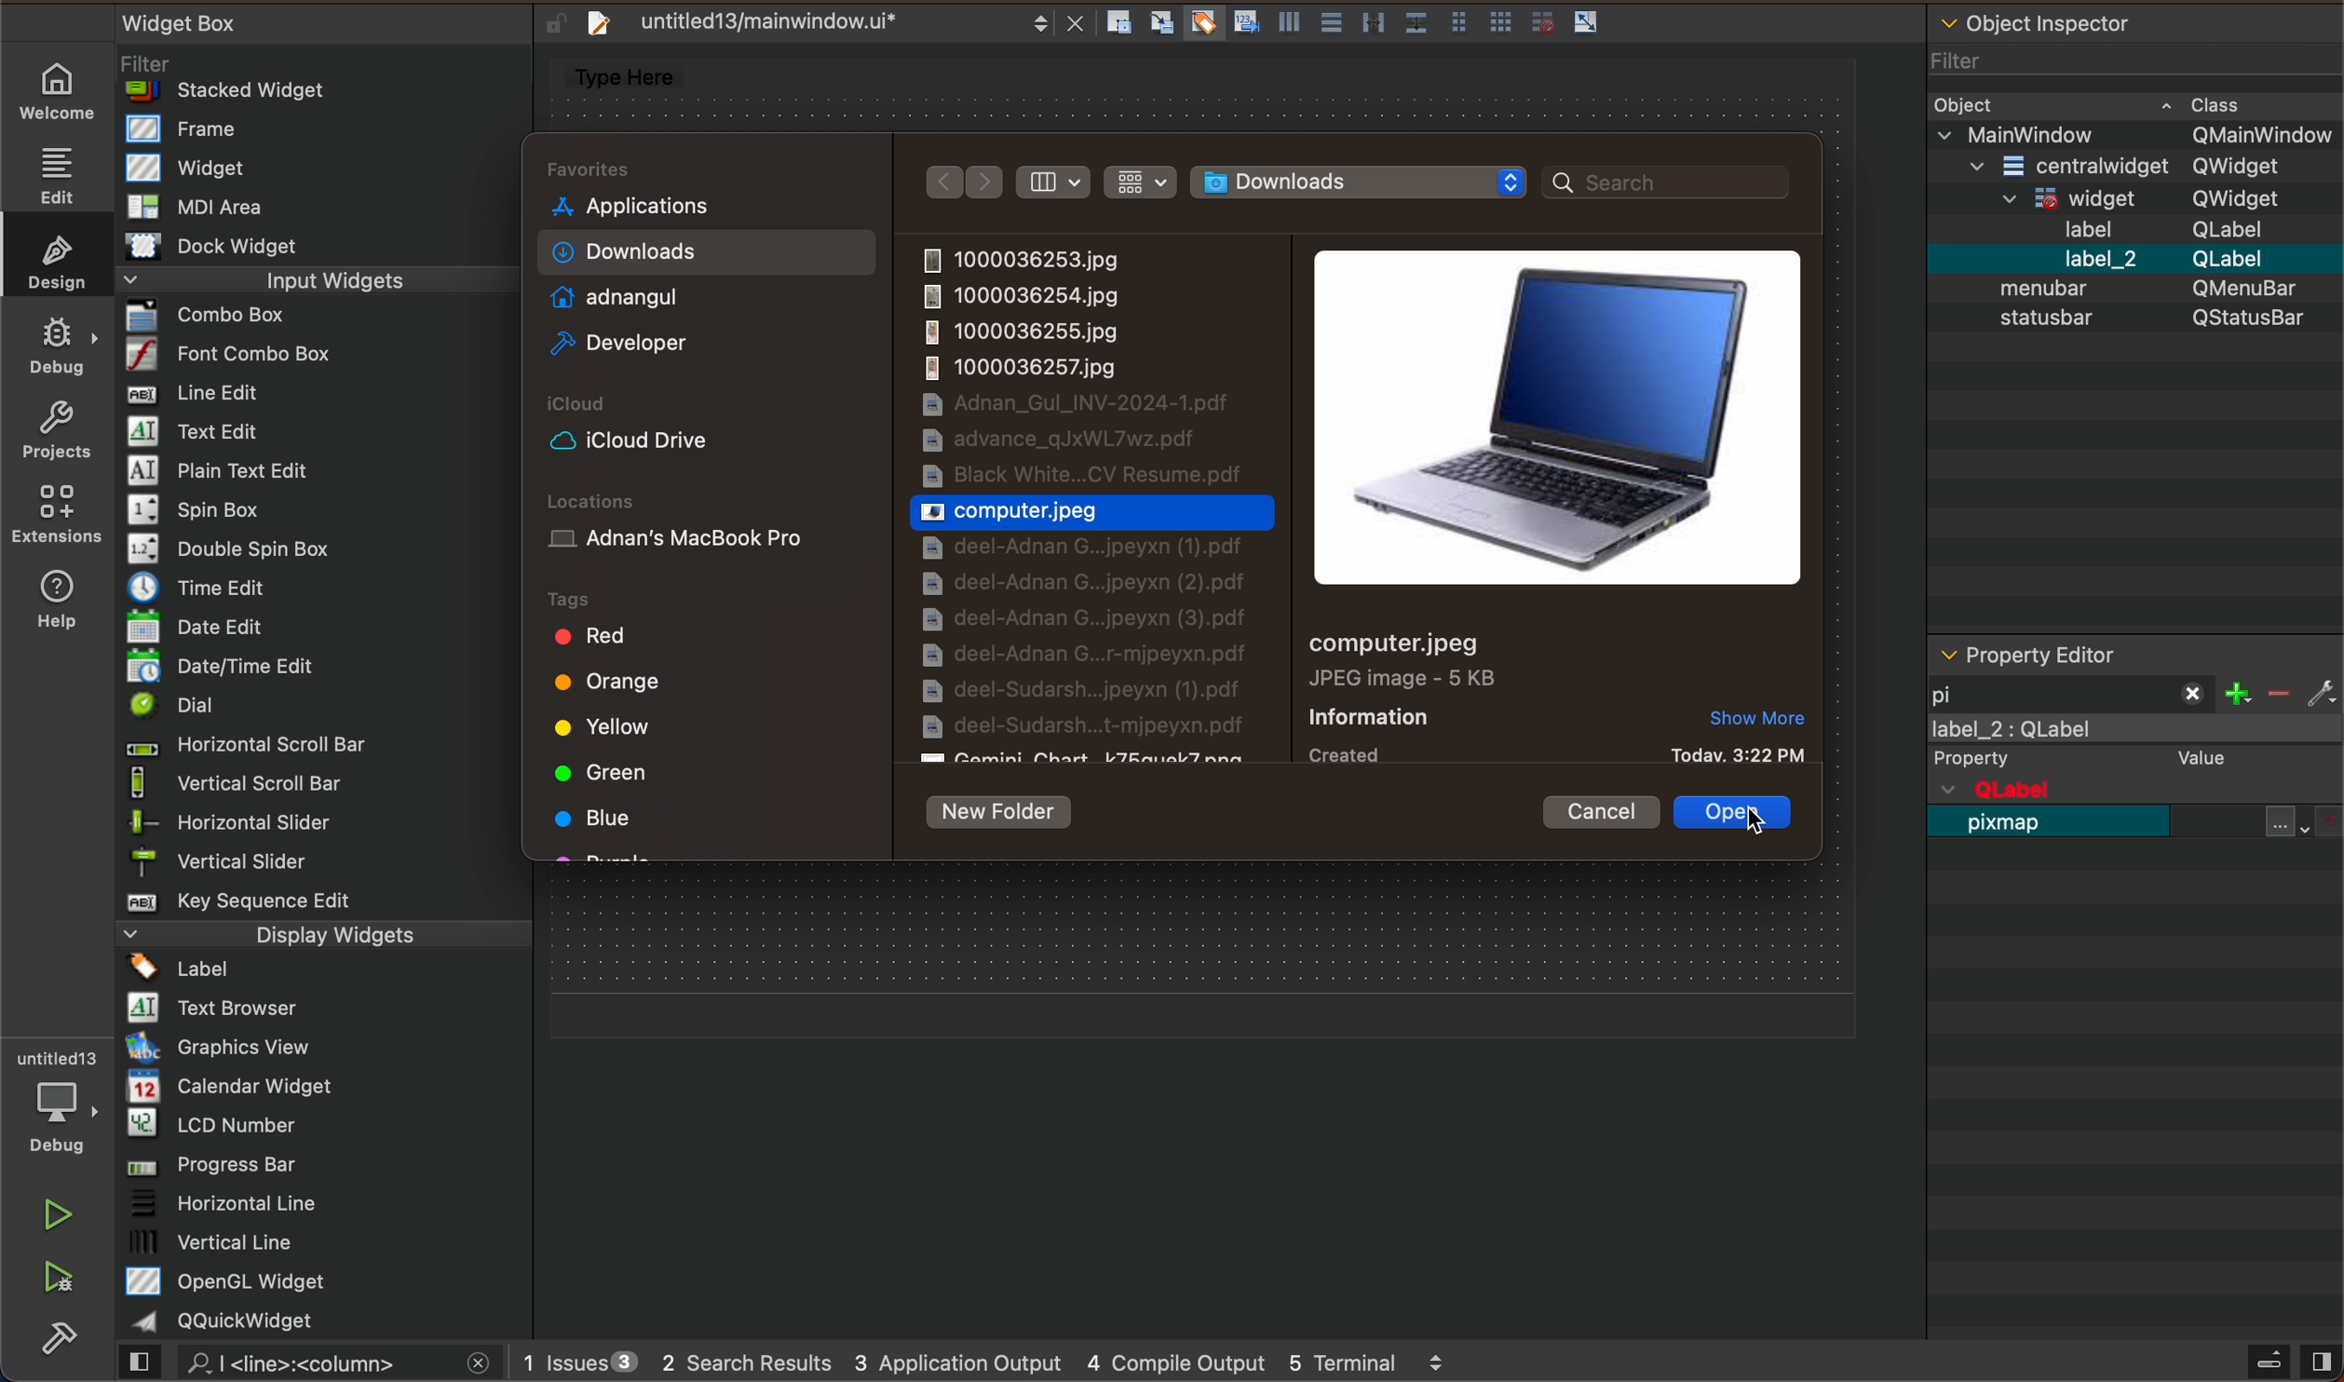 The width and height of the screenshot is (2344, 1382). Describe the element at coordinates (2012, 833) in the screenshot. I see `pixmap` at that location.